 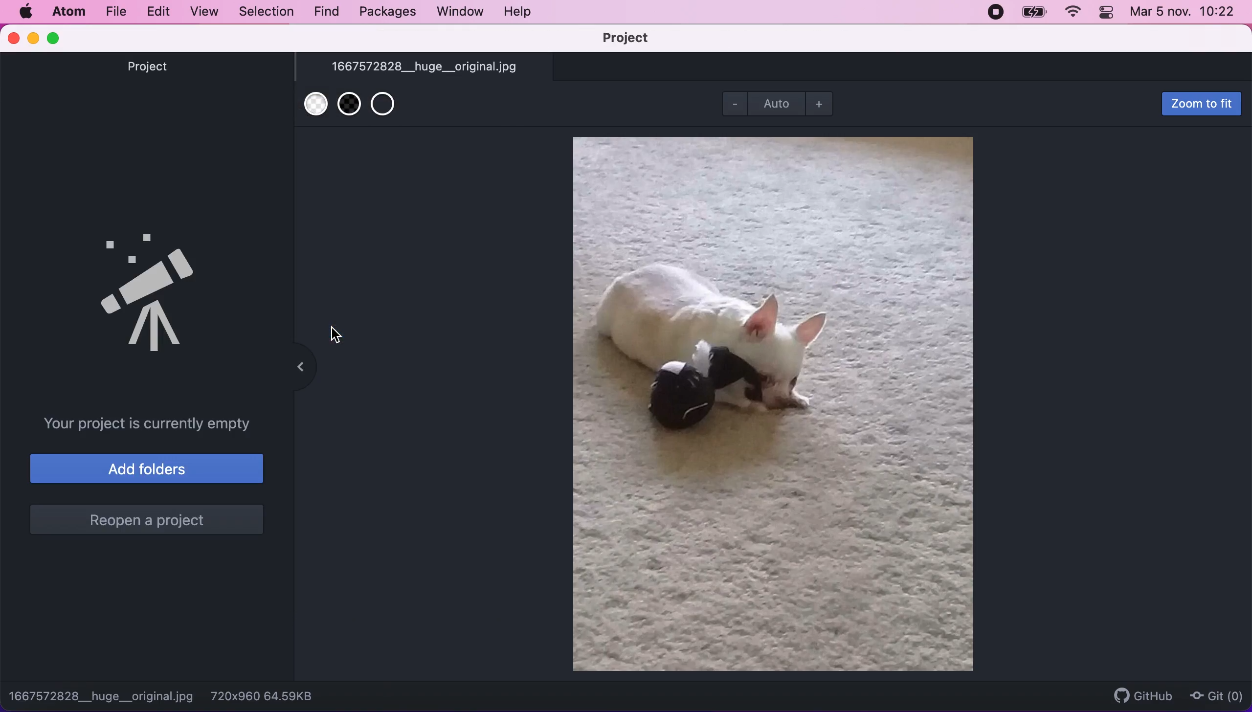 What do you see at coordinates (25, 11) in the screenshot?
I see `mac logo` at bounding box center [25, 11].